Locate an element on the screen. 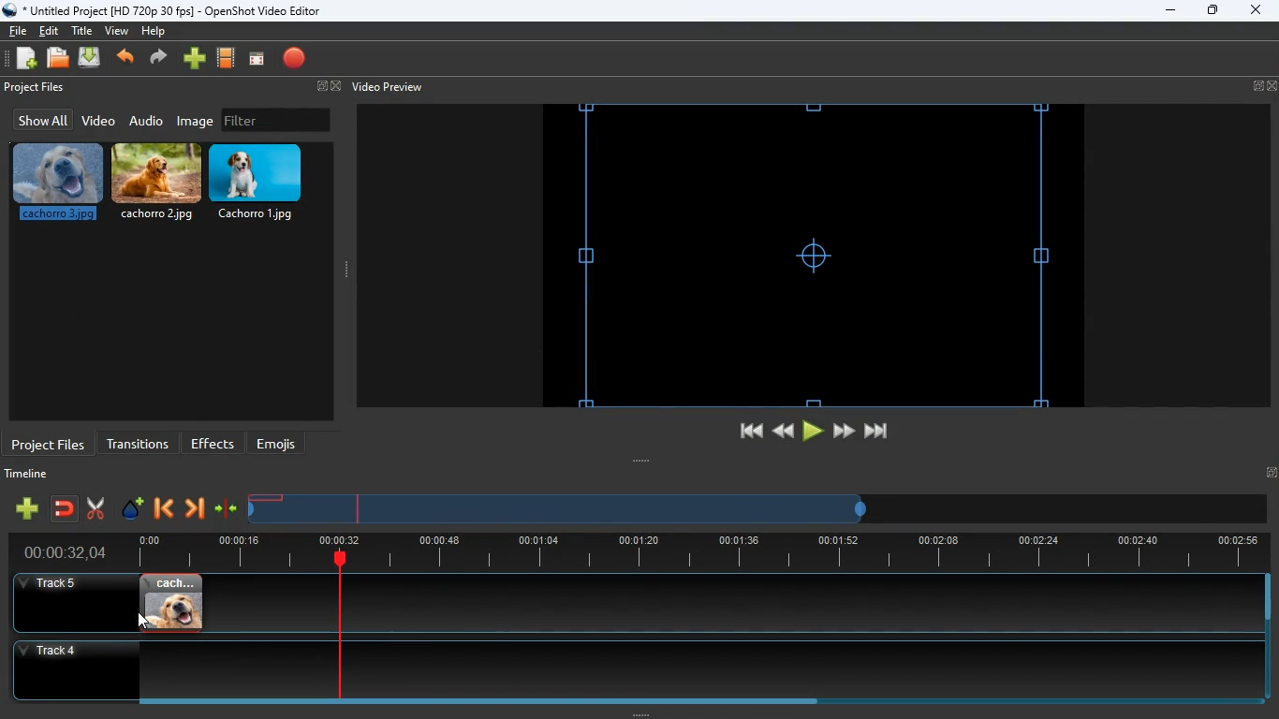 The width and height of the screenshot is (1279, 719). view is located at coordinates (118, 31).